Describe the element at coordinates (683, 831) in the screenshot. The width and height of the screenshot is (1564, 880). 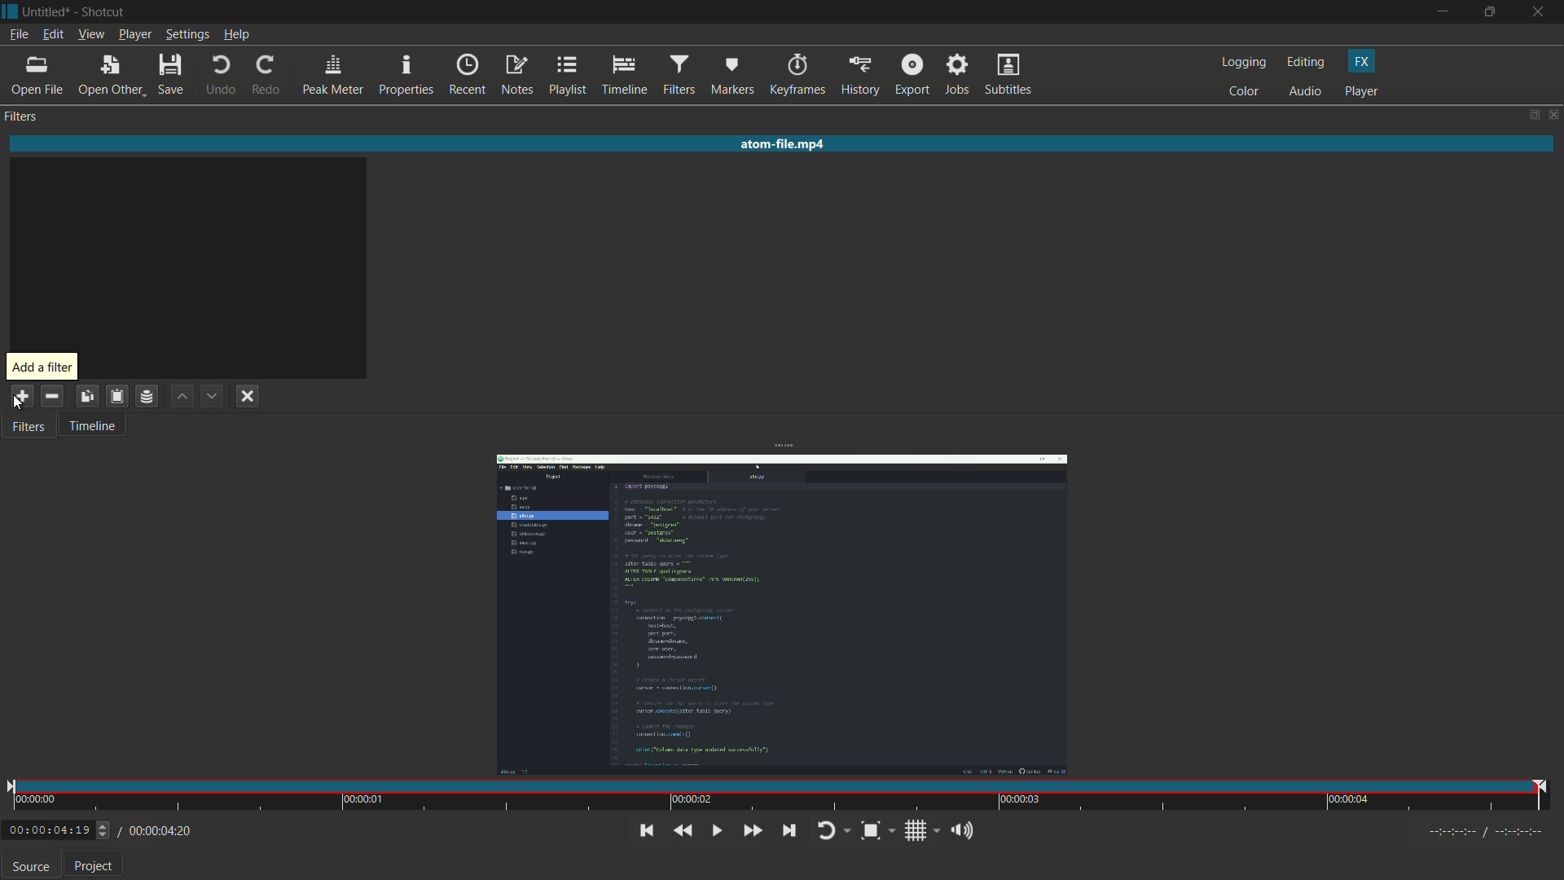
I see `quickly play backward` at that location.